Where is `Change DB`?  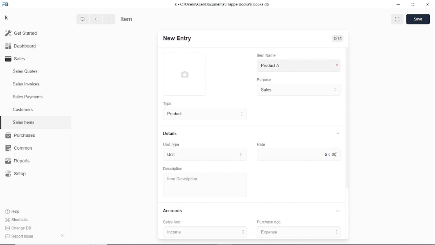
Change DB is located at coordinates (19, 228).